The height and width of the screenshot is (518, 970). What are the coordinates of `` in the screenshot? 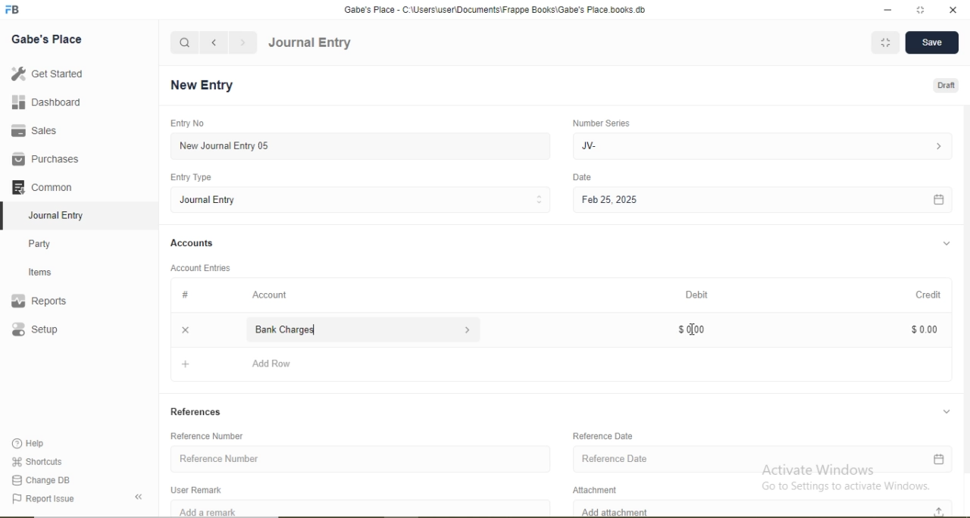 It's located at (186, 295).